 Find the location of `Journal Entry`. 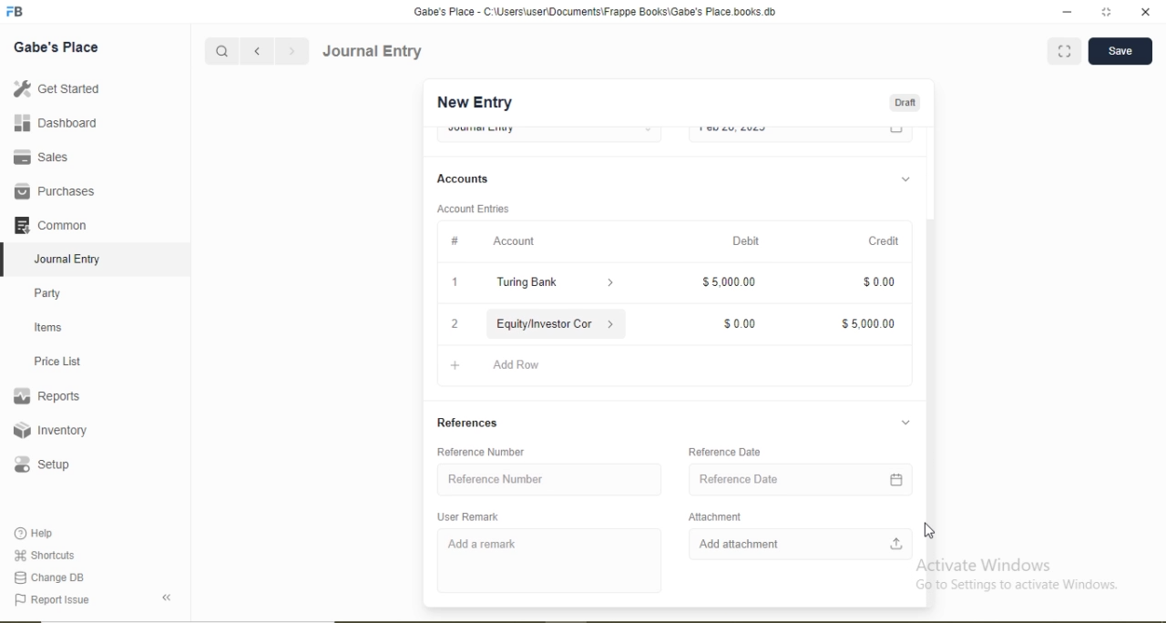

Journal Entry is located at coordinates (373, 51).